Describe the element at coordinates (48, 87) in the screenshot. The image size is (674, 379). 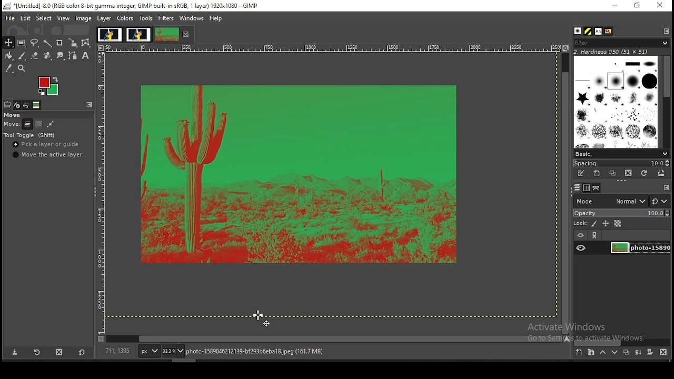
I see `image` at that location.